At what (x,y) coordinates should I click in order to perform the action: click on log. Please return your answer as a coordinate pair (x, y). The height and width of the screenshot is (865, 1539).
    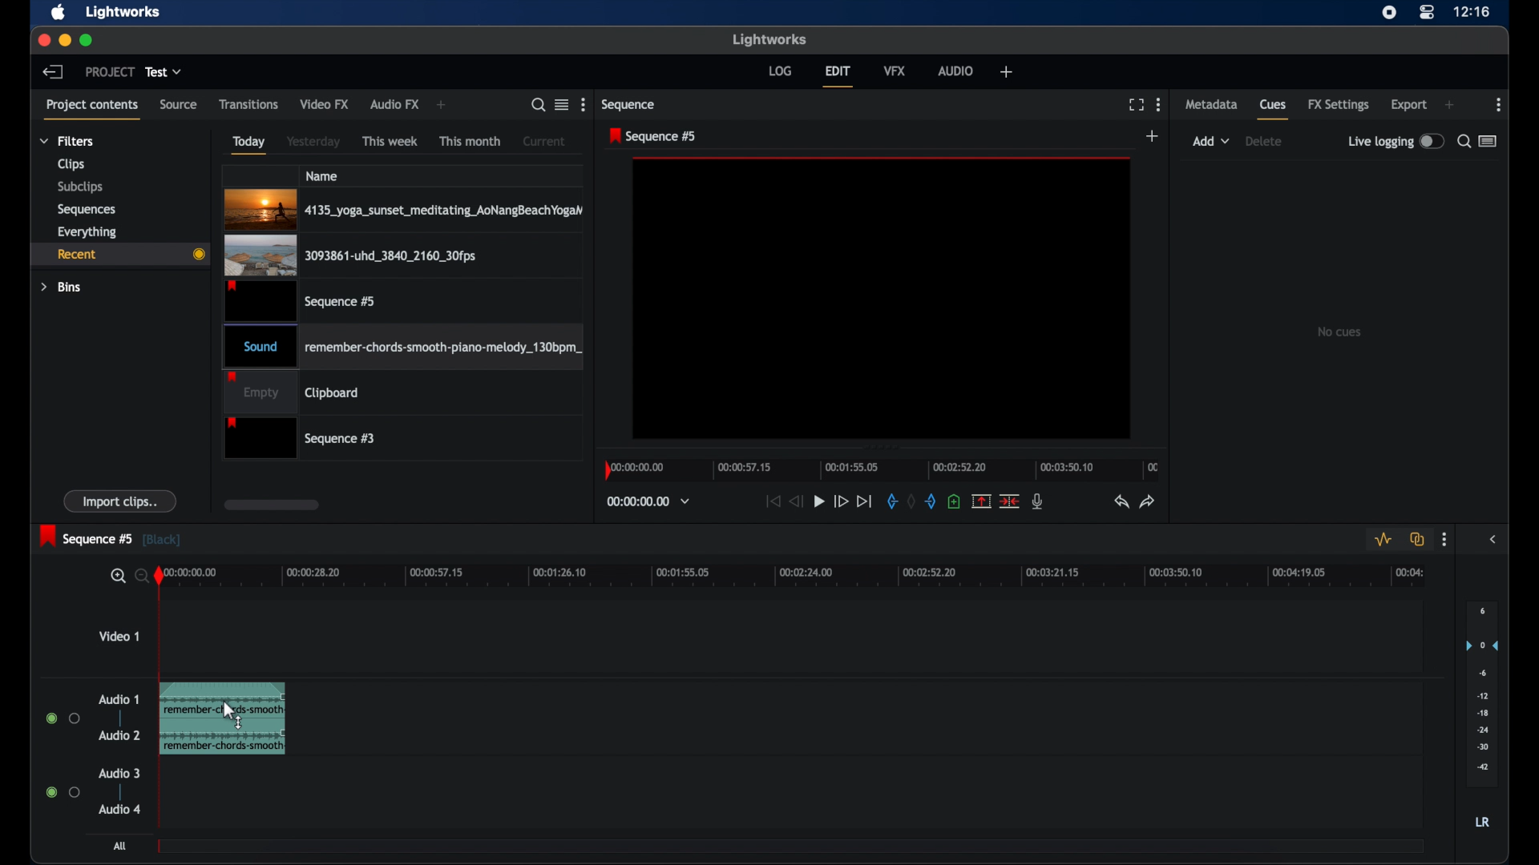
    Looking at the image, I should click on (780, 70).